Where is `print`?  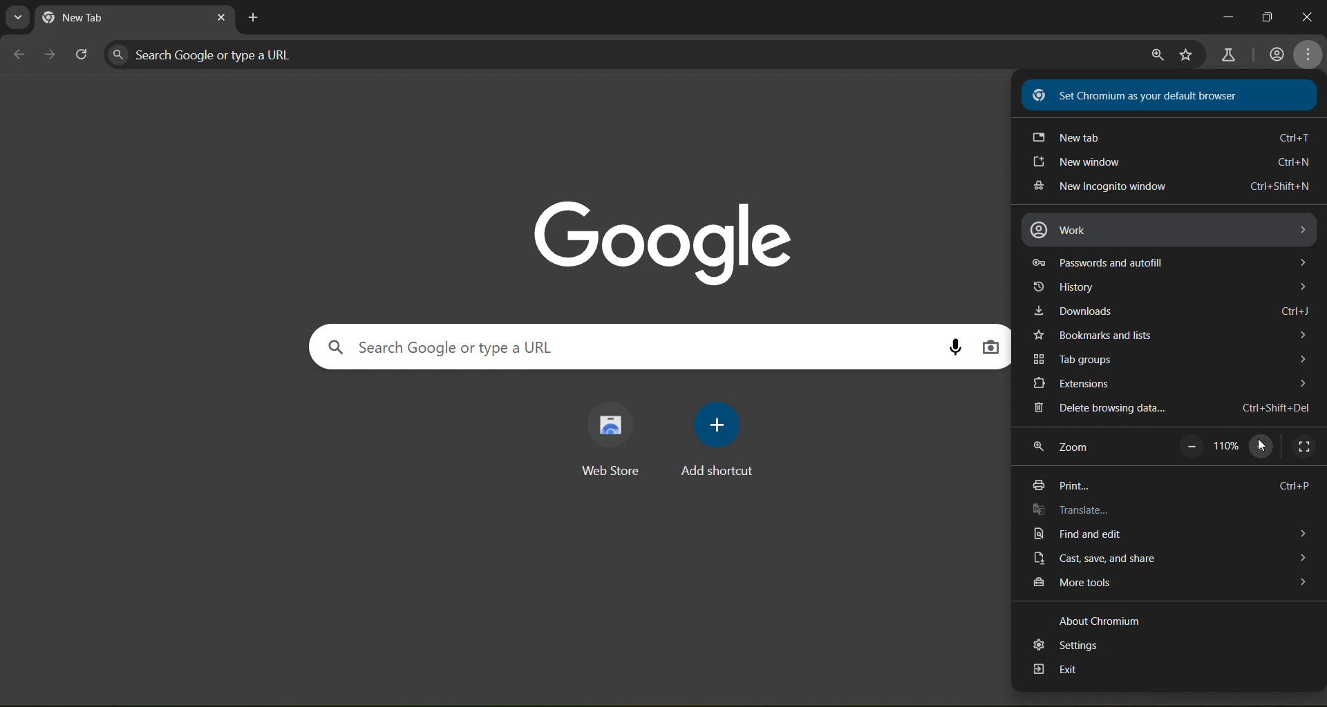
print is located at coordinates (1172, 483).